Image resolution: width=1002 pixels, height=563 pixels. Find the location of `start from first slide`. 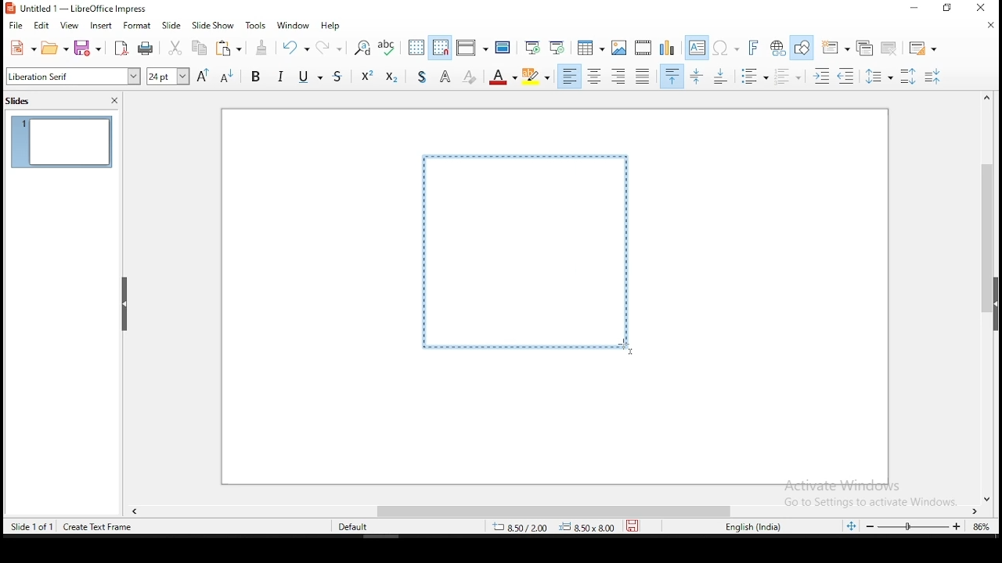

start from first slide is located at coordinates (530, 49).